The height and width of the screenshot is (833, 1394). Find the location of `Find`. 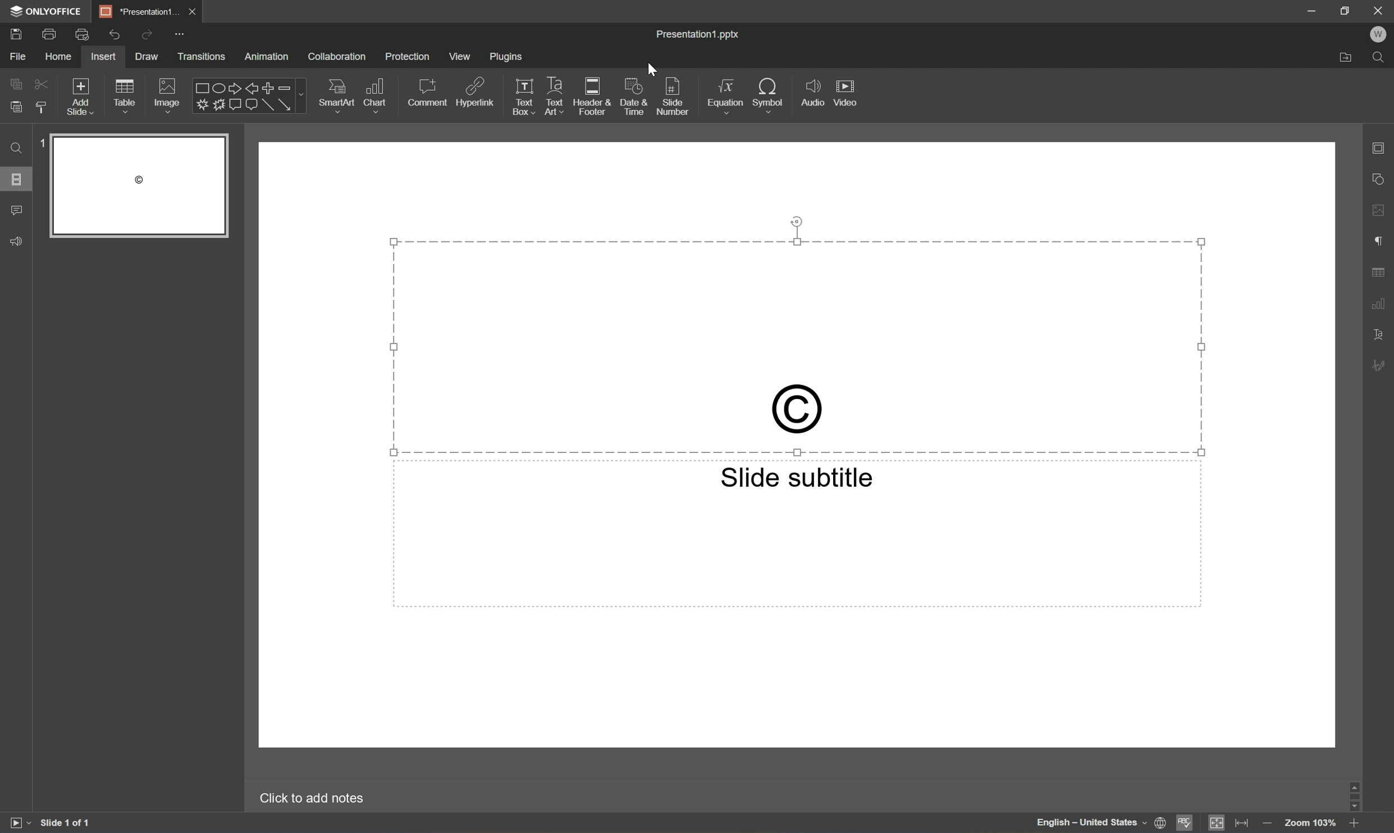

Find is located at coordinates (14, 147).